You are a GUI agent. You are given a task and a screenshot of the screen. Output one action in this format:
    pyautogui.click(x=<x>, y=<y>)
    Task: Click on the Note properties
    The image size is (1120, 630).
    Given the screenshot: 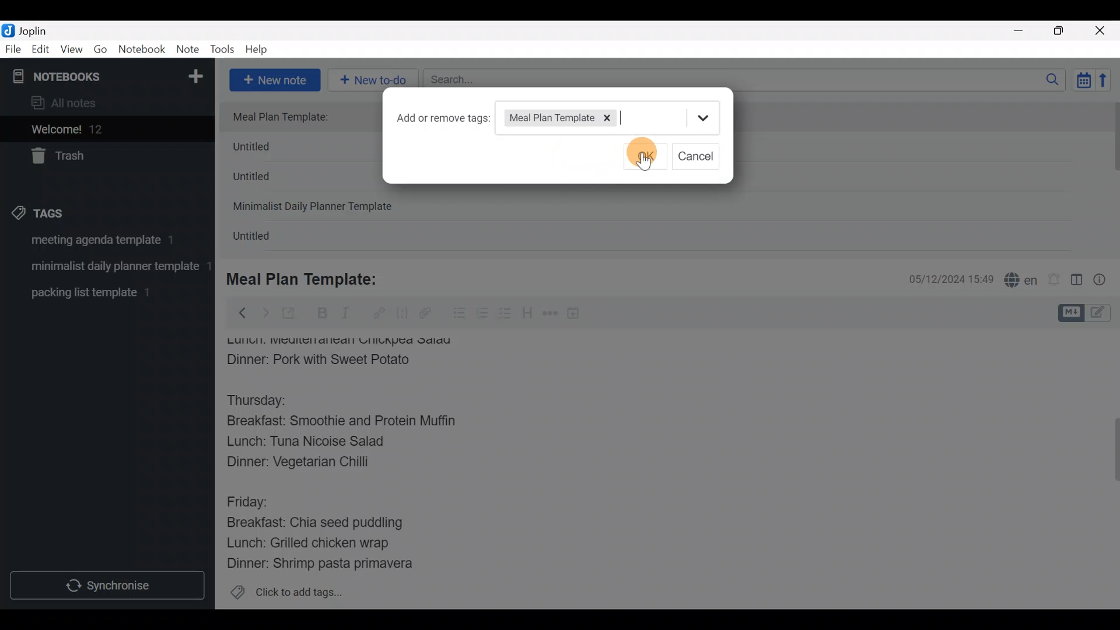 What is the action you would take?
    pyautogui.click(x=1105, y=281)
    